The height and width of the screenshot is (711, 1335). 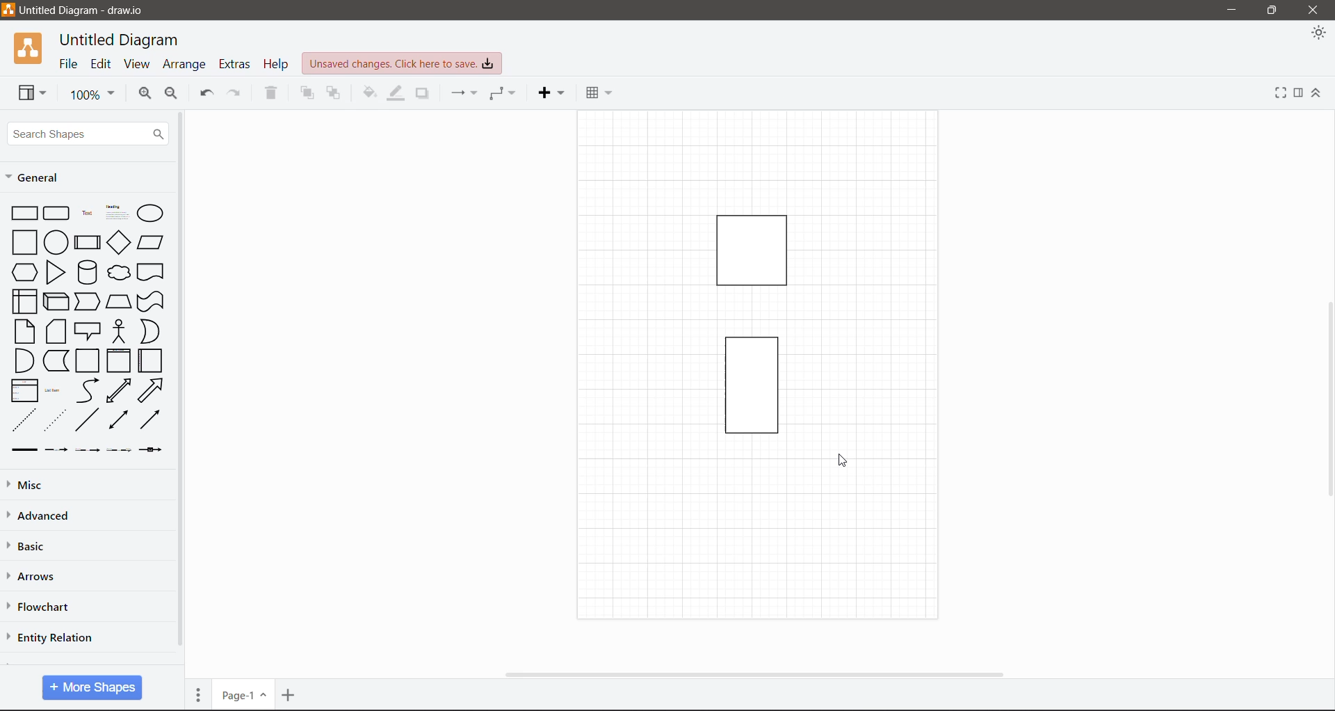 I want to click on Arrange, so click(x=186, y=63).